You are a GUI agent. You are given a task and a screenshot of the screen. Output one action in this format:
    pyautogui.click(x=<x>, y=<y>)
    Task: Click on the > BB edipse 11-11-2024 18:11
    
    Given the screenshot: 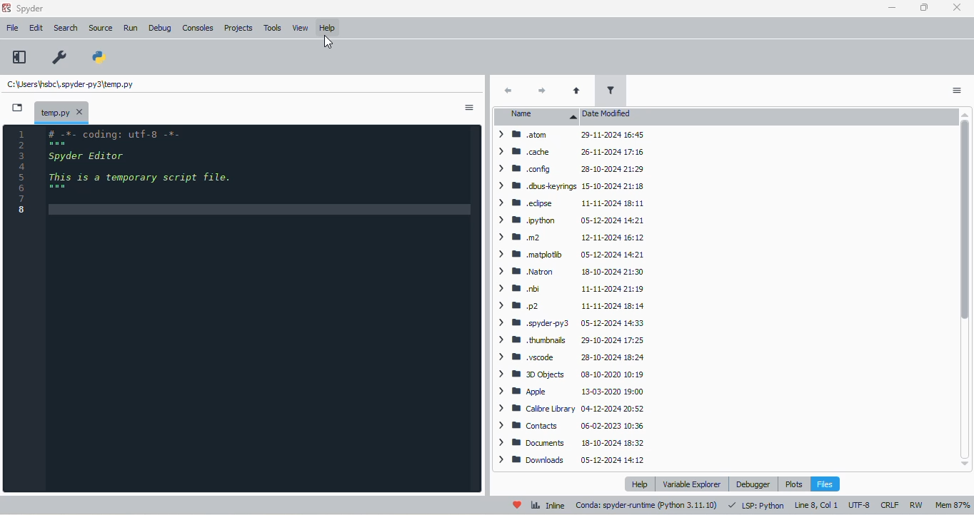 What is the action you would take?
    pyautogui.click(x=568, y=203)
    